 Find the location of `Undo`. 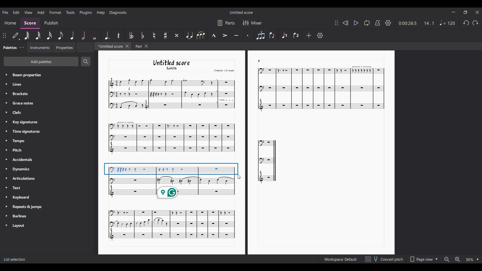

Undo is located at coordinates (466, 23).